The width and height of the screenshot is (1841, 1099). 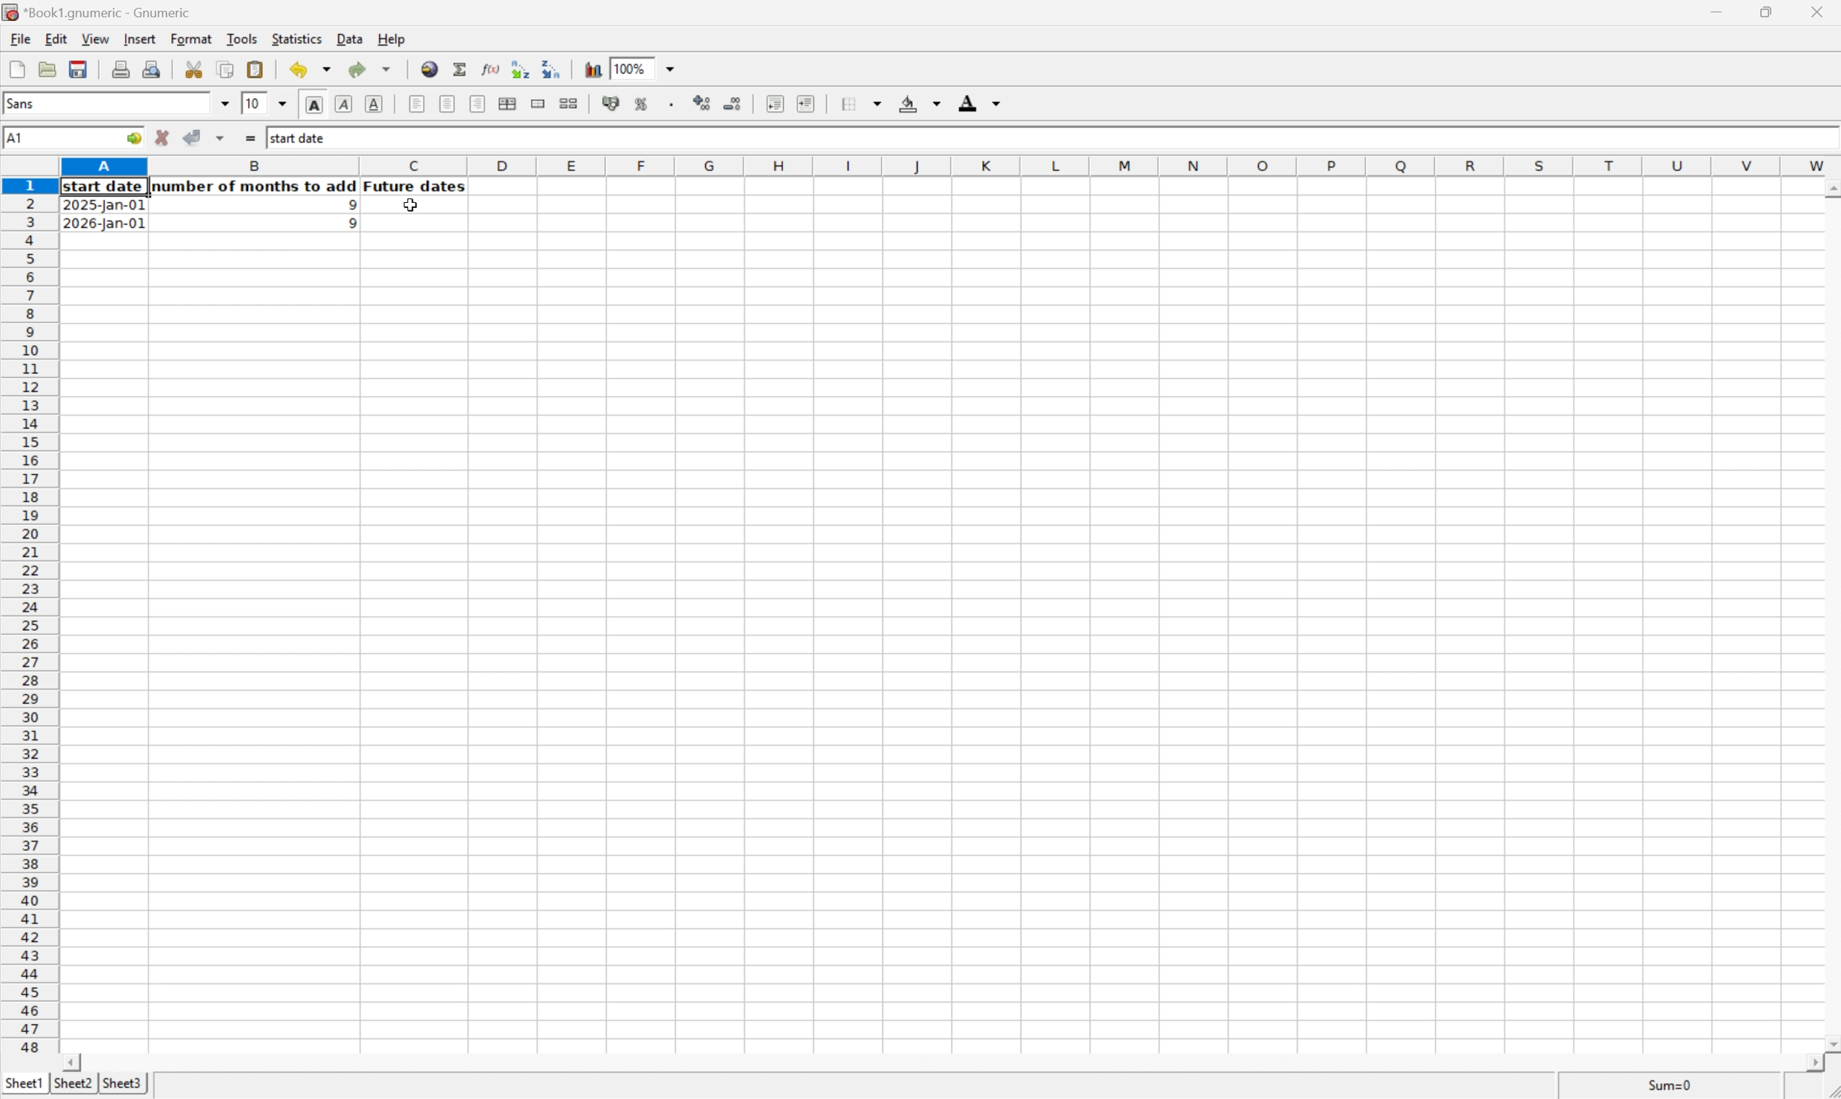 I want to click on Accept changes, so click(x=193, y=138).